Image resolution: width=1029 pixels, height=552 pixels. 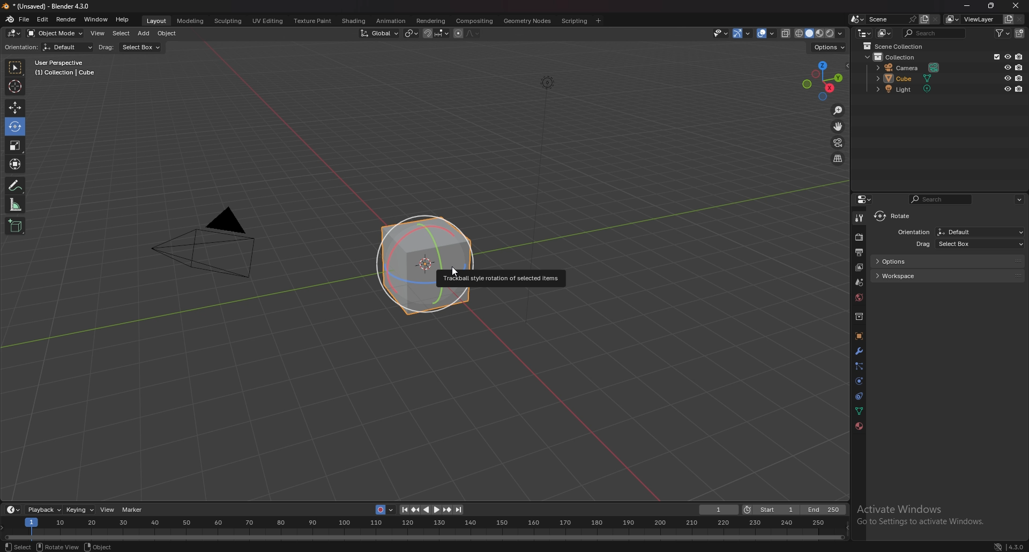 What do you see at coordinates (17, 547) in the screenshot?
I see `select` at bounding box center [17, 547].